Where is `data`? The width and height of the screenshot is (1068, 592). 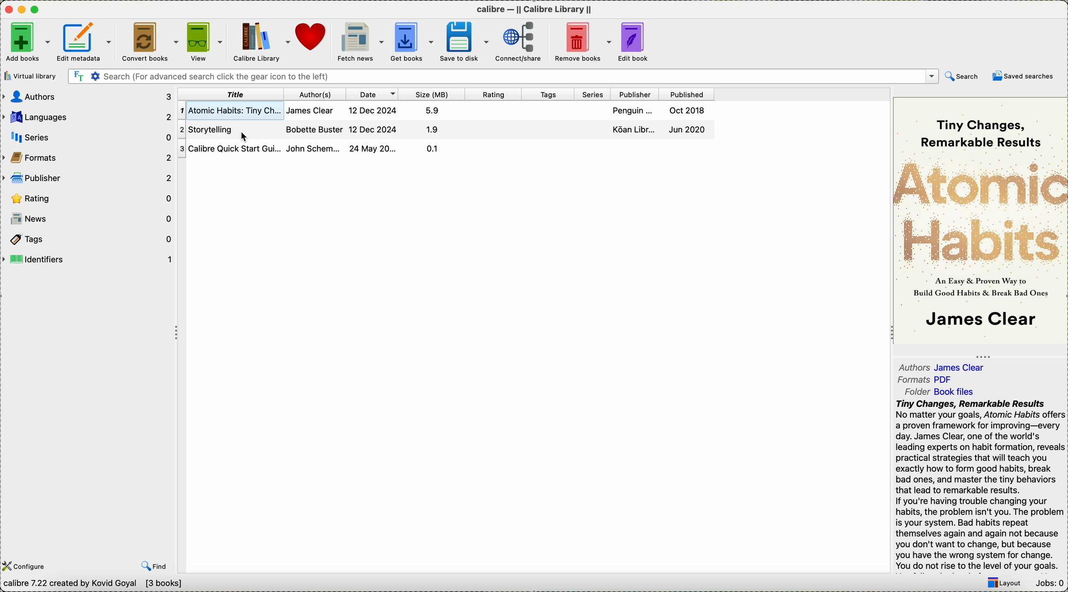
data is located at coordinates (95, 584).